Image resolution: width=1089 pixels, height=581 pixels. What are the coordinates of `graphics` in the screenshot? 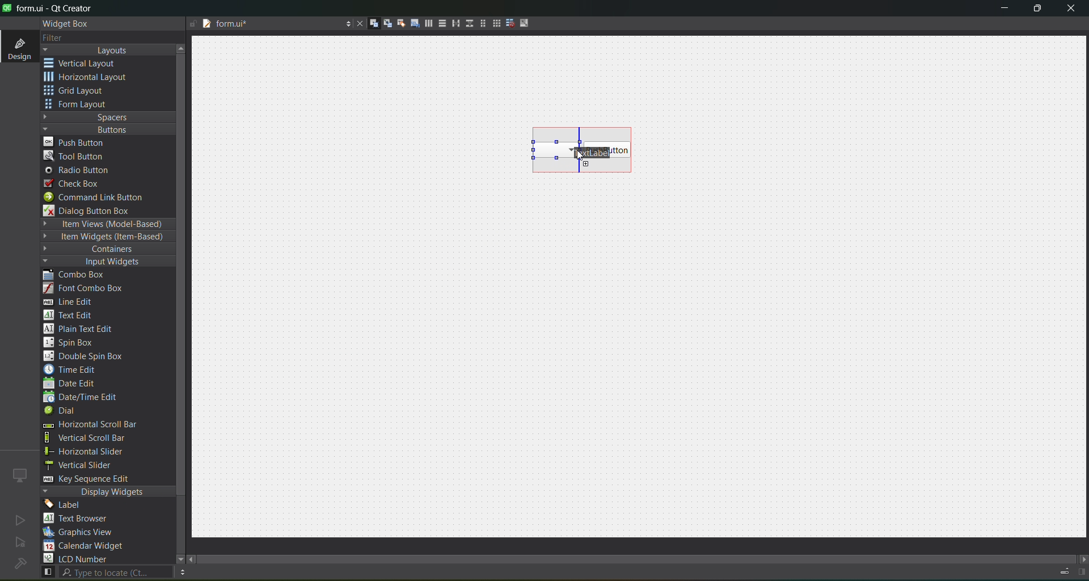 It's located at (83, 532).